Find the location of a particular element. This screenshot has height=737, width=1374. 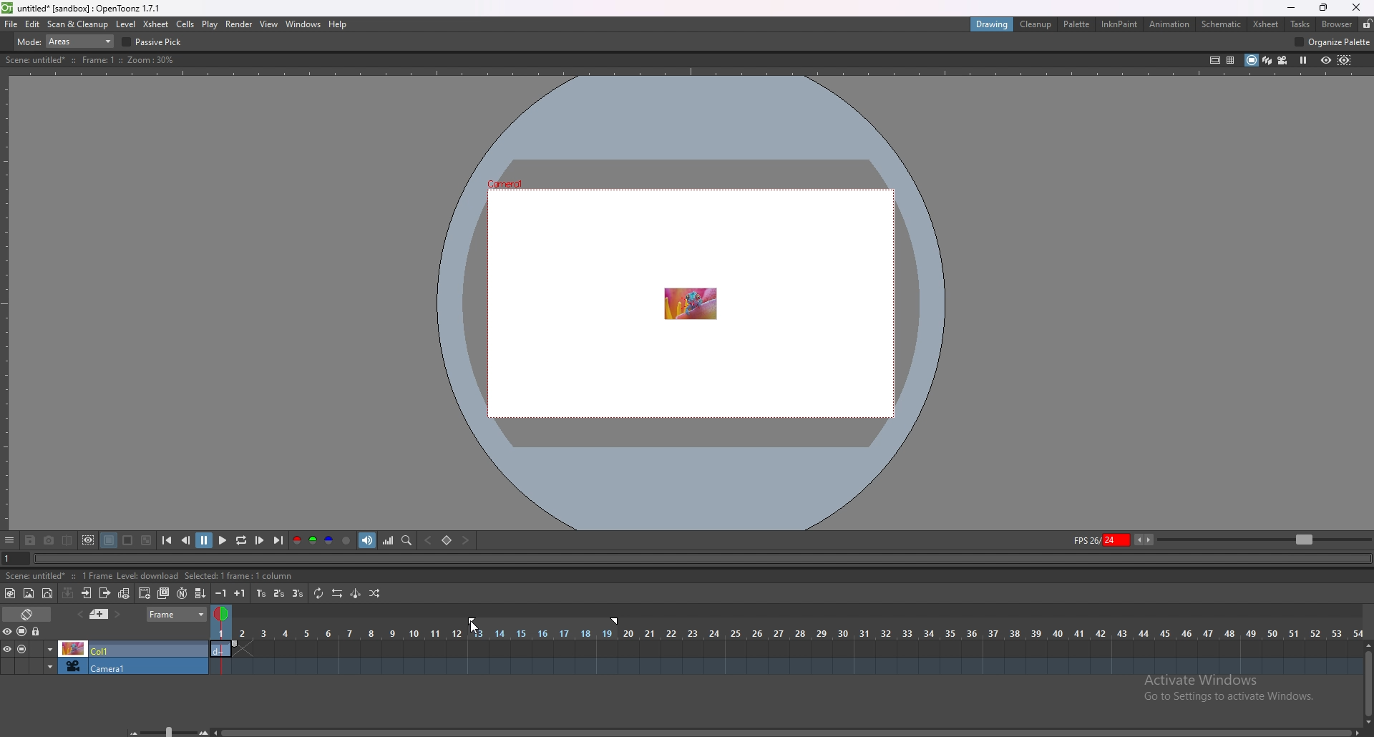

preview is located at coordinates (1326, 60).